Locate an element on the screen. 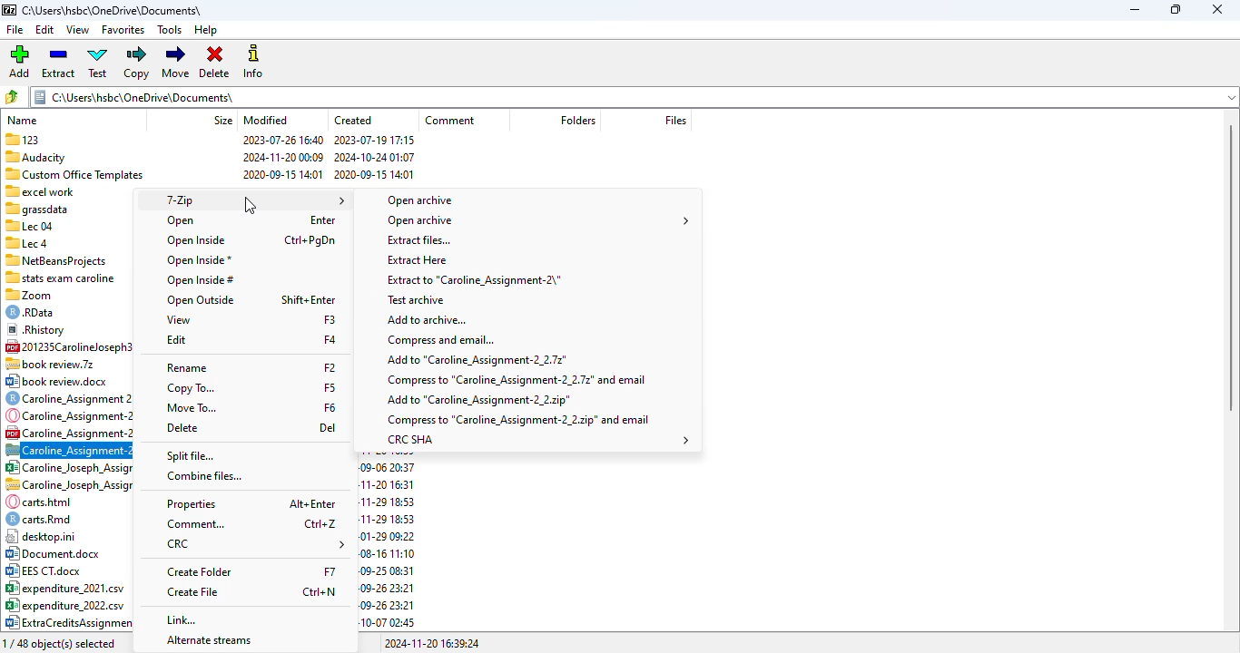 The image size is (1240, 653). 208 Zoom 2022-01-20 10:44 2020-10-02 00:42 is located at coordinates (65, 296).